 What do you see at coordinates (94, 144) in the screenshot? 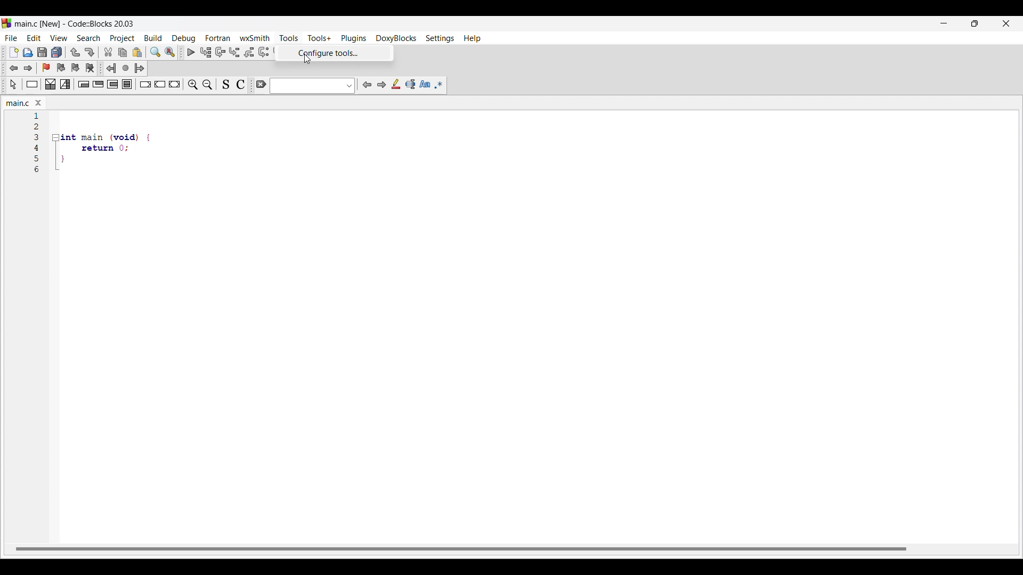
I see `Current code` at bounding box center [94, 144].